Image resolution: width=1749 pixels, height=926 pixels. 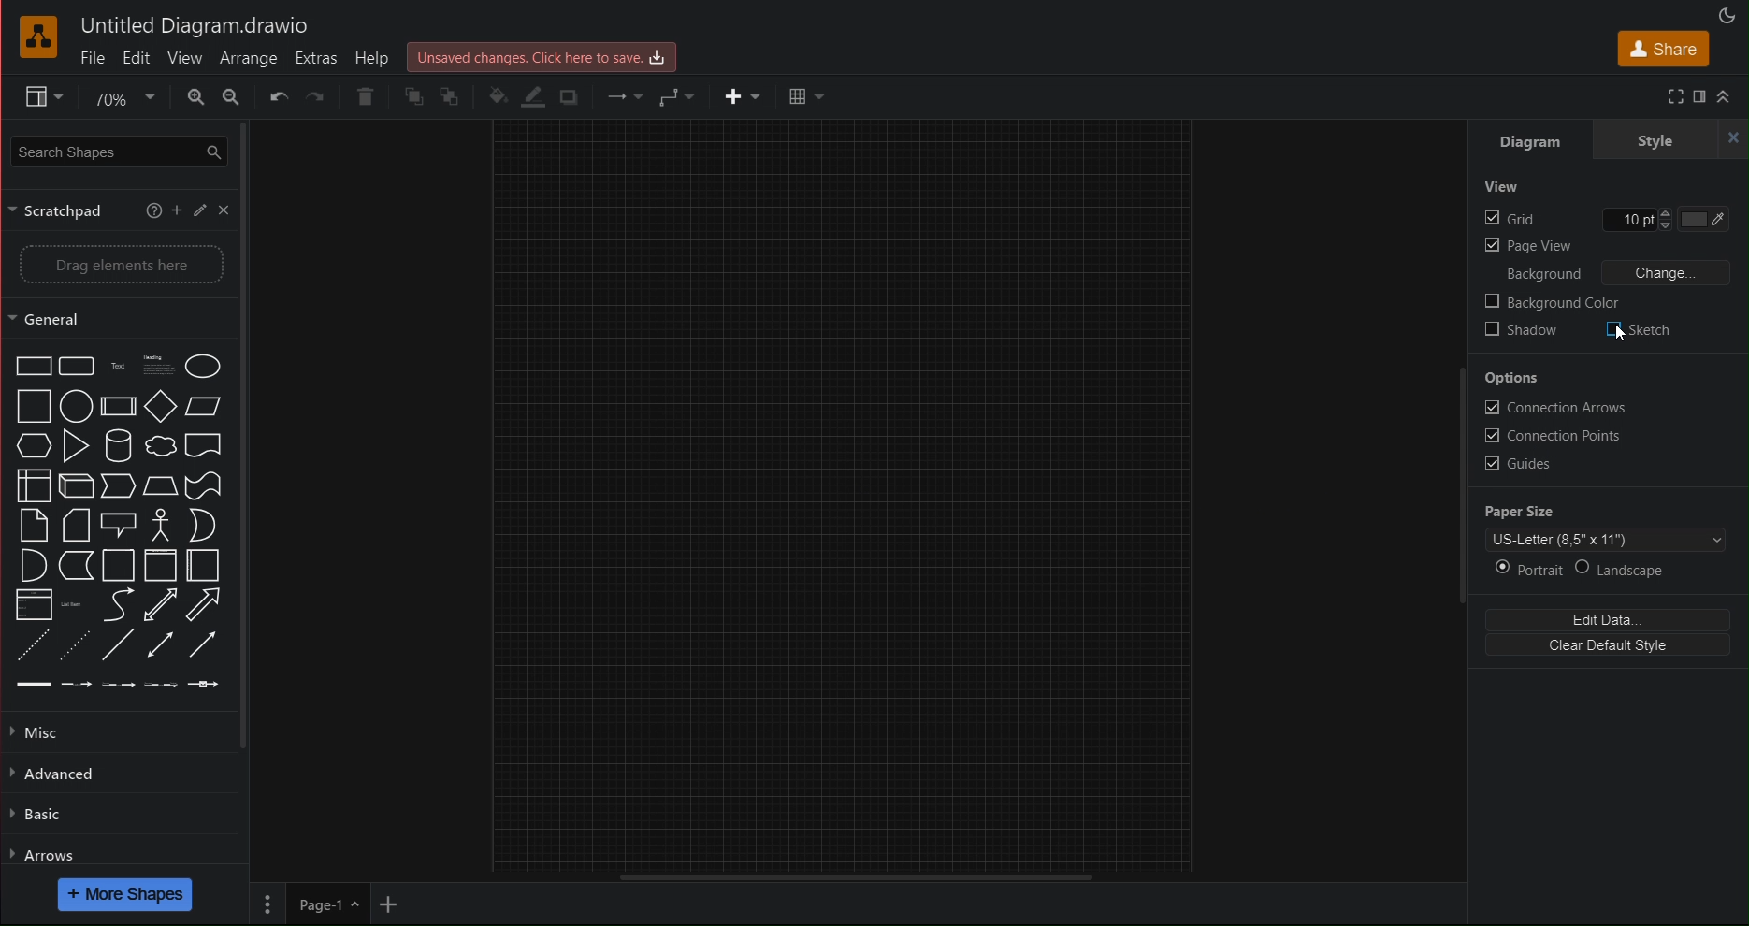 I want to click on More Shapes, so click(x=129, y=895).